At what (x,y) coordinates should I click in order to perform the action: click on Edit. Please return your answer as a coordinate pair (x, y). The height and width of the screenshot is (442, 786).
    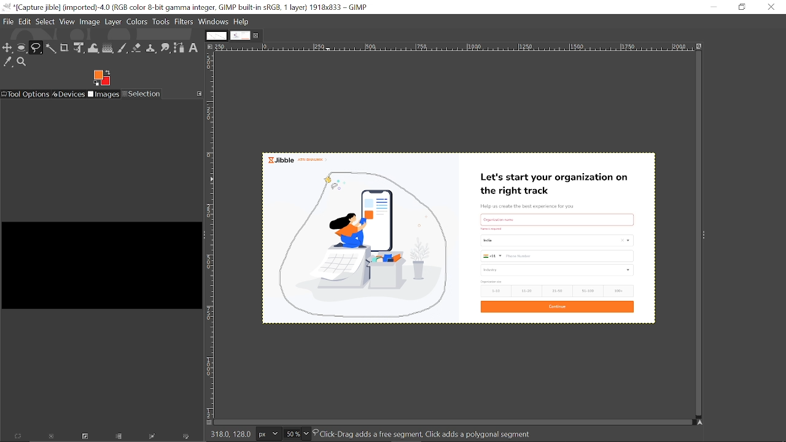
    Looking at the image, I should click on (26, 20).